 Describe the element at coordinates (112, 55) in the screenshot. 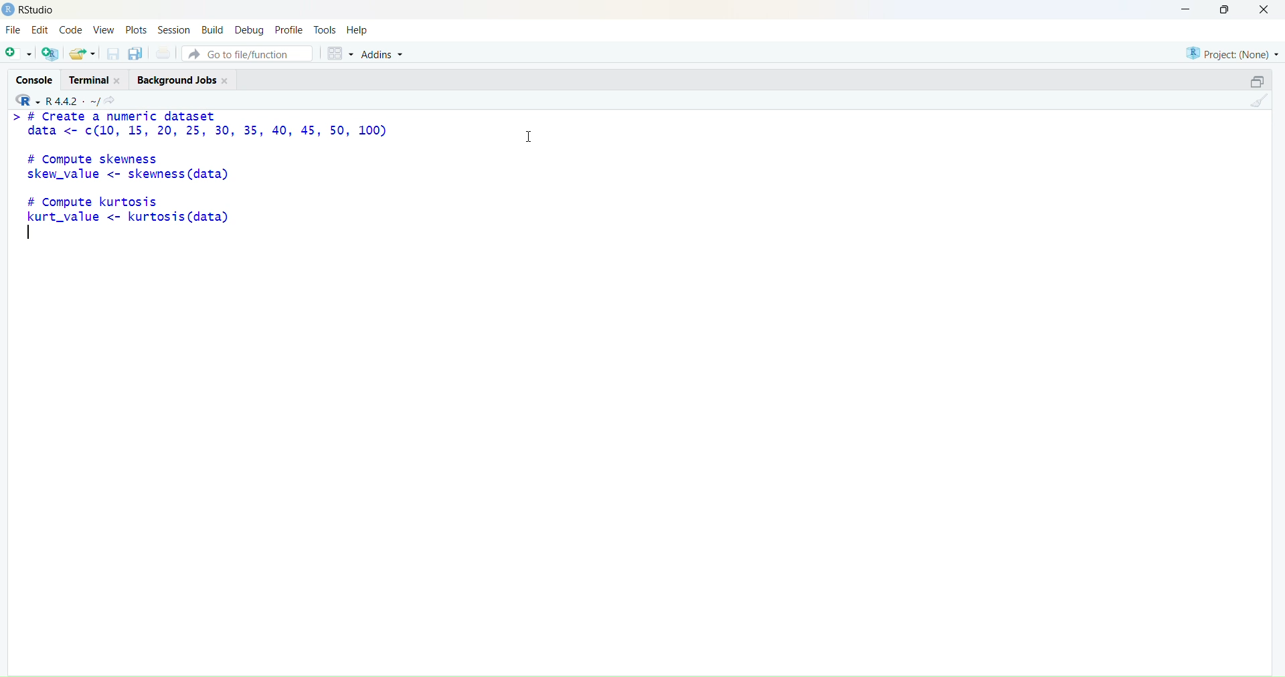

I see `Save current document (Ctrl + S)` at that location.